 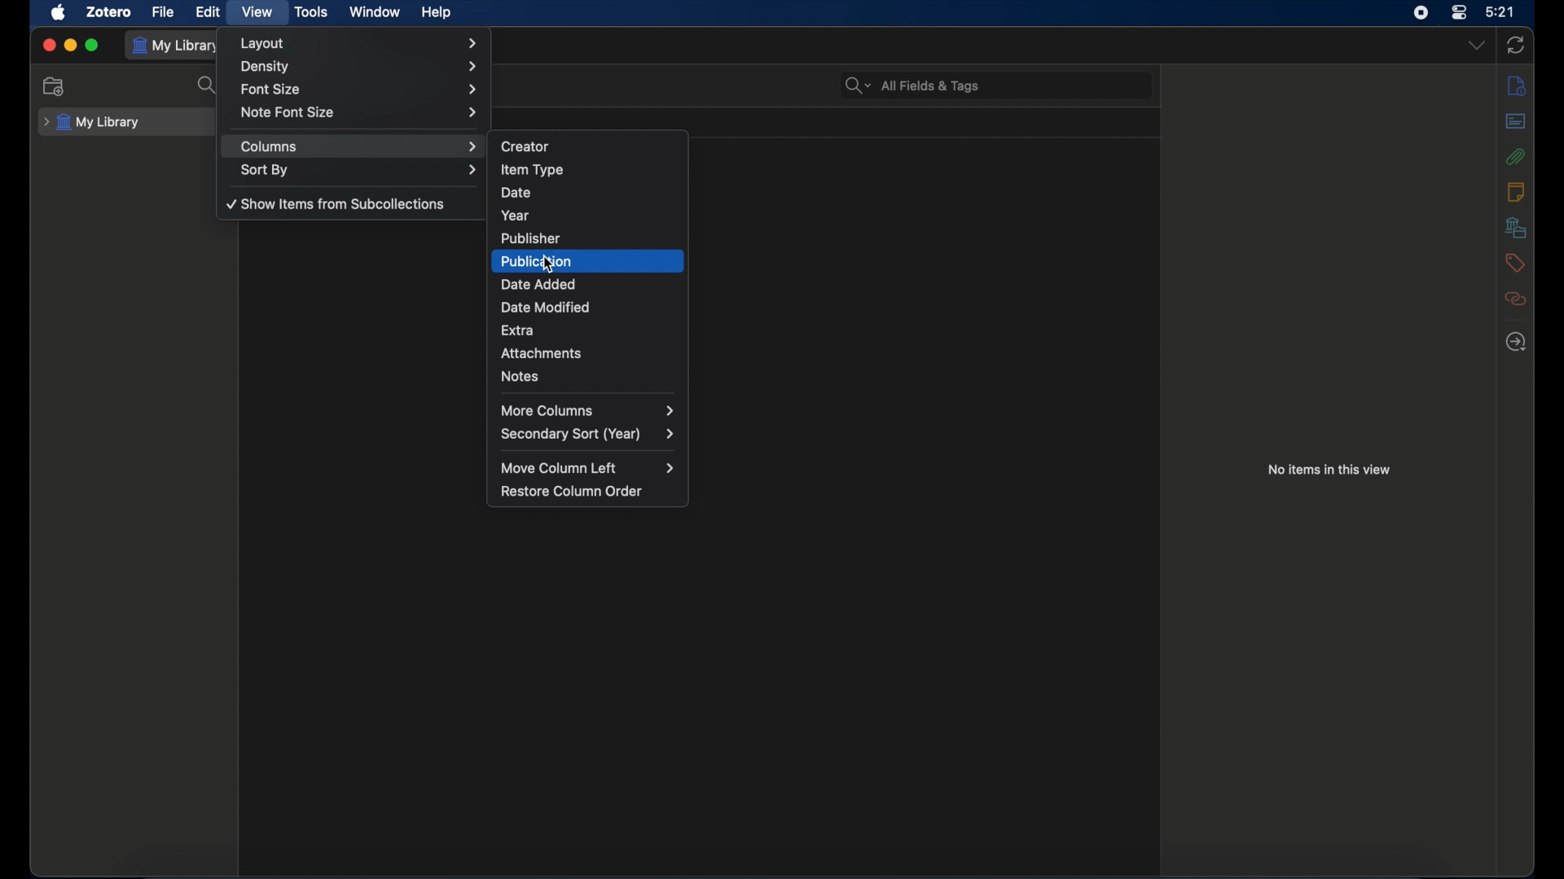 What do you see at coordinates (592, 351) in the screenshot?
I see `attachments` at bounding box center [592, 351].